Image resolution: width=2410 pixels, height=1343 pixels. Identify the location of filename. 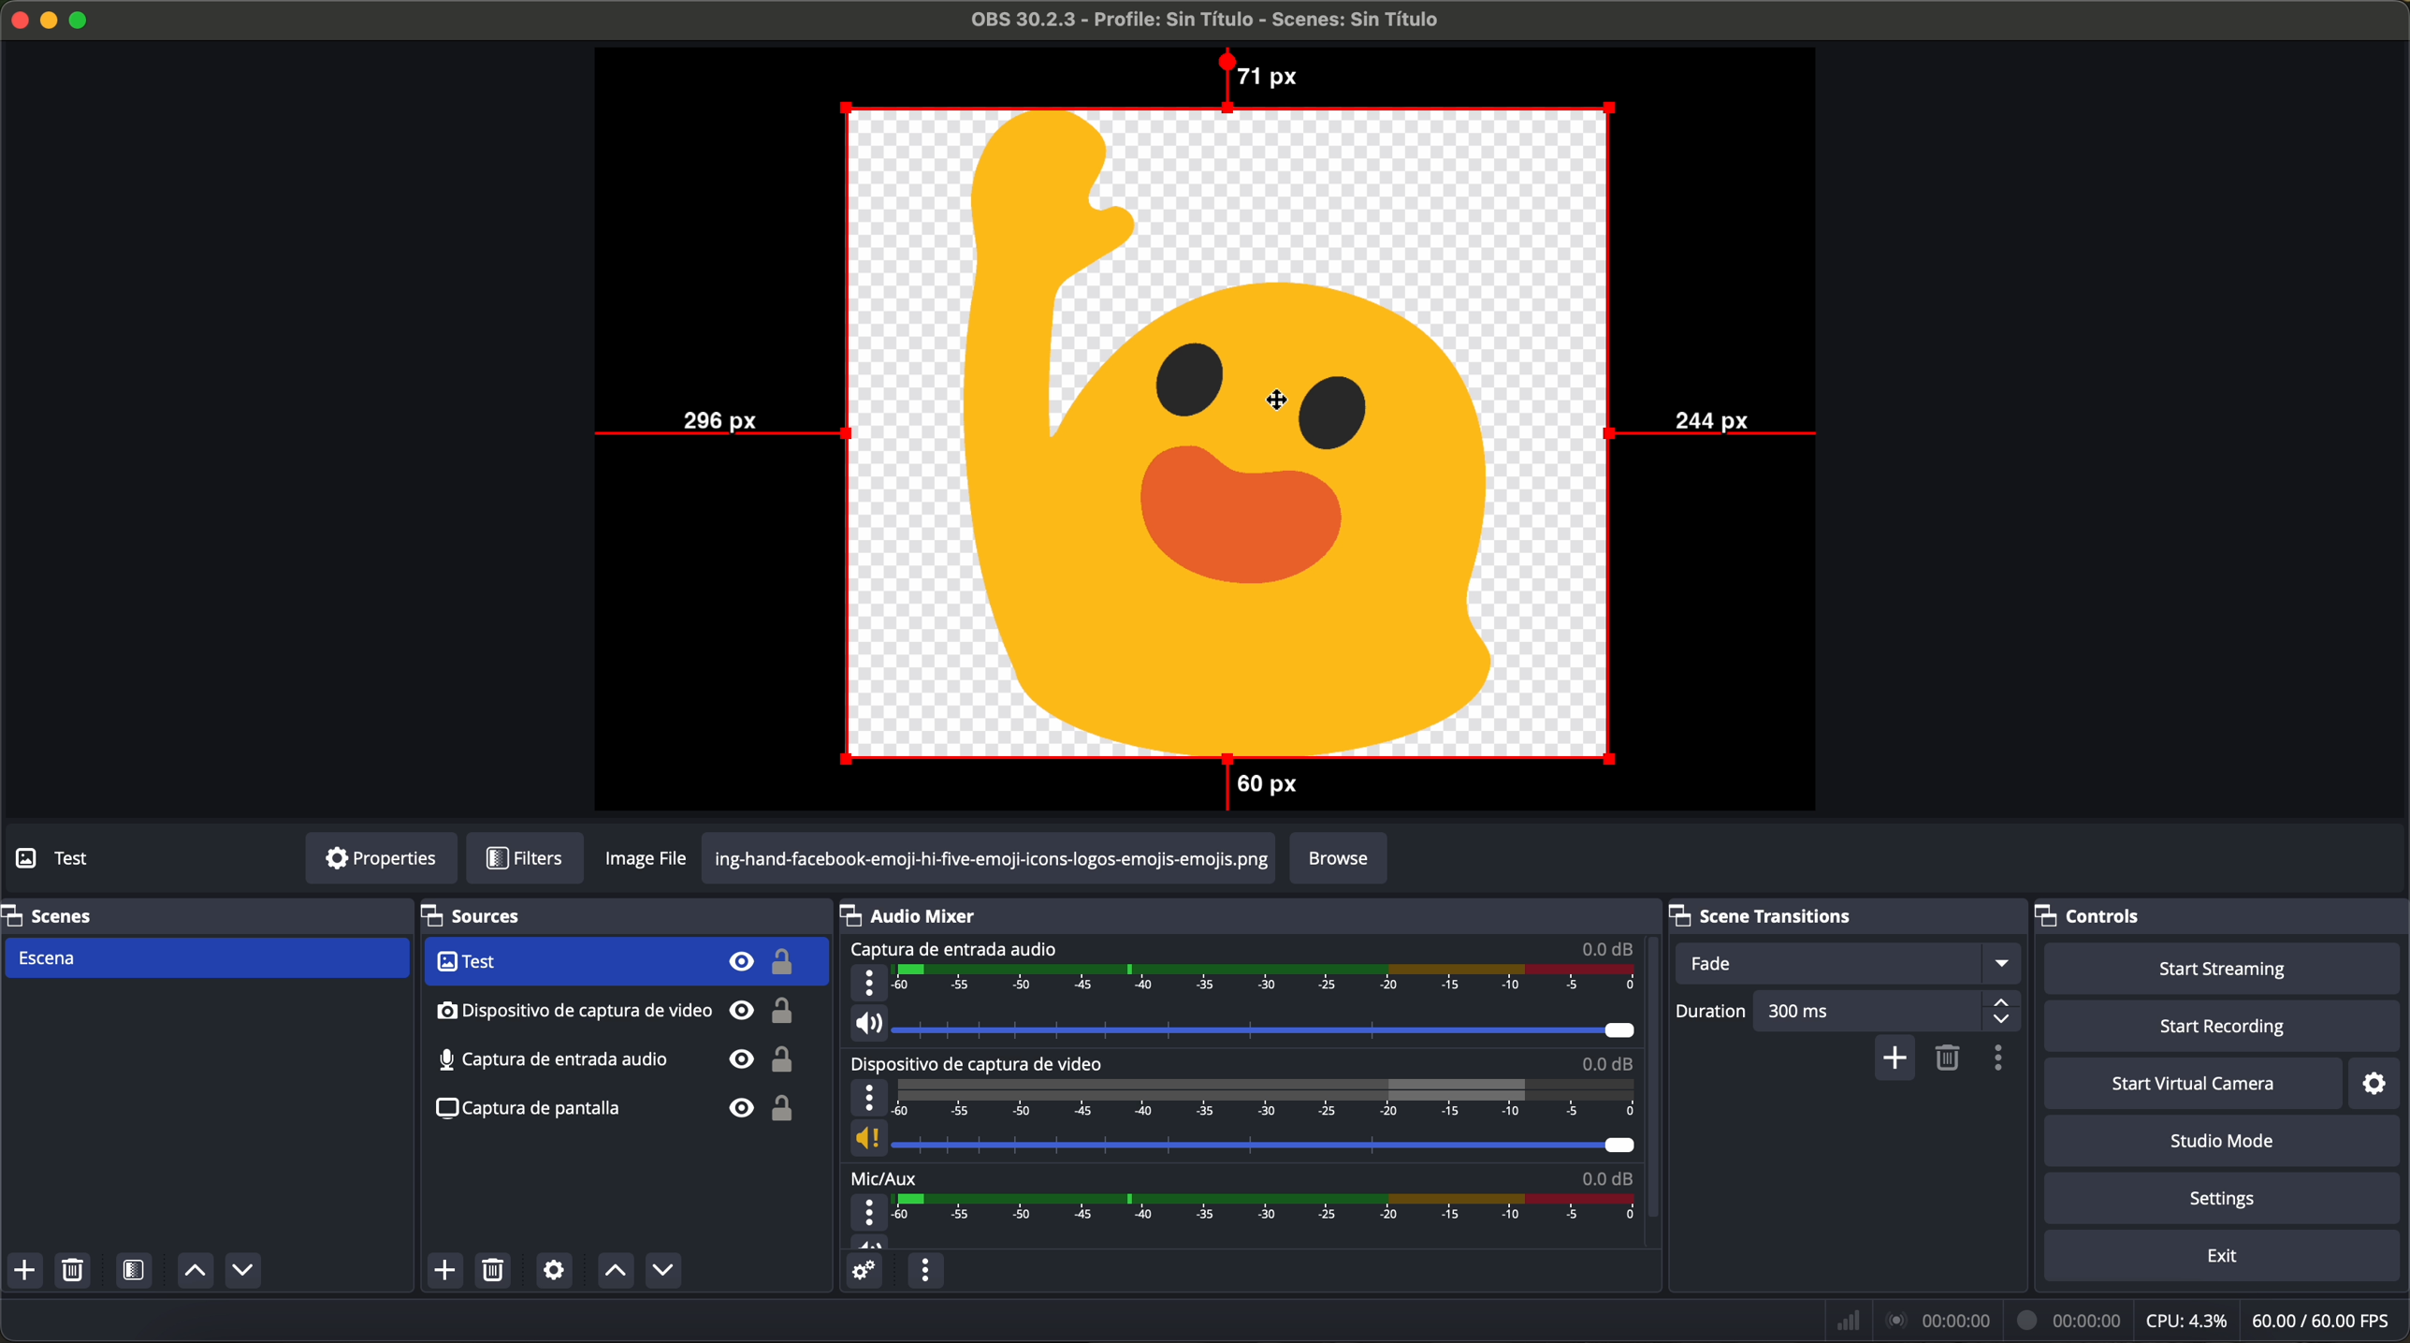
(1208, 20).